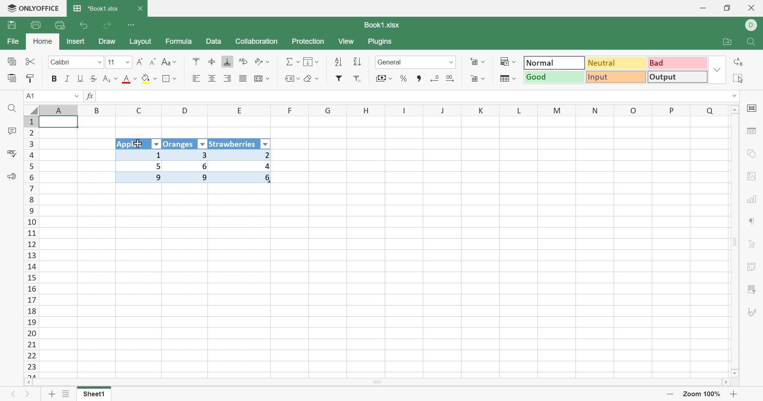 The image size is (763, 401). Describe the element at coordinates (754, 199) in the screenshot. I see `Chart settings` at that location.